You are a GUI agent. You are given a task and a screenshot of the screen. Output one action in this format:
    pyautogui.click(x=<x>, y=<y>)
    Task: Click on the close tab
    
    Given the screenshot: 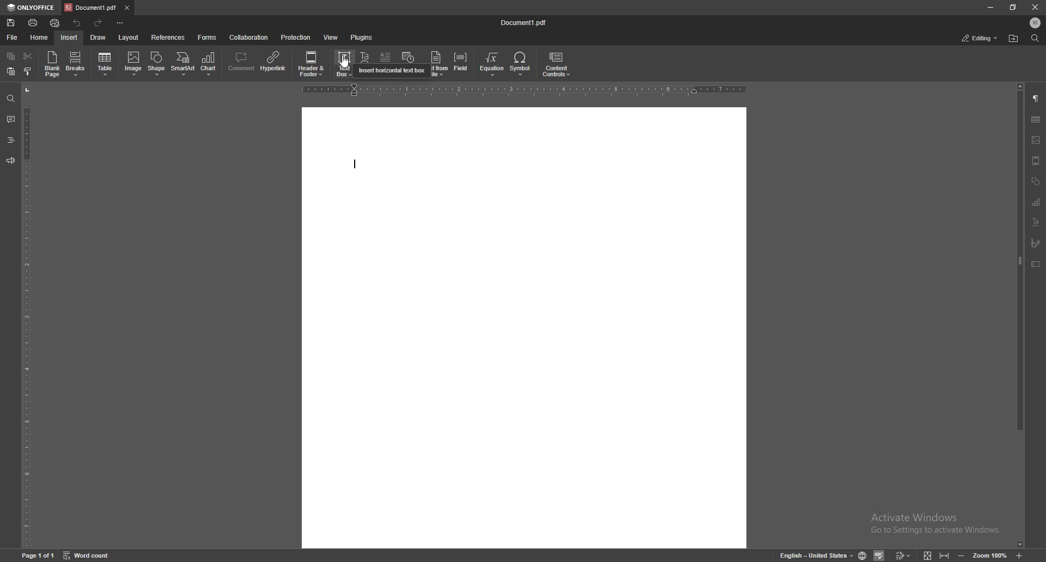 What is the action you would take?
    pyautogui.click(x=126, y=7)
    